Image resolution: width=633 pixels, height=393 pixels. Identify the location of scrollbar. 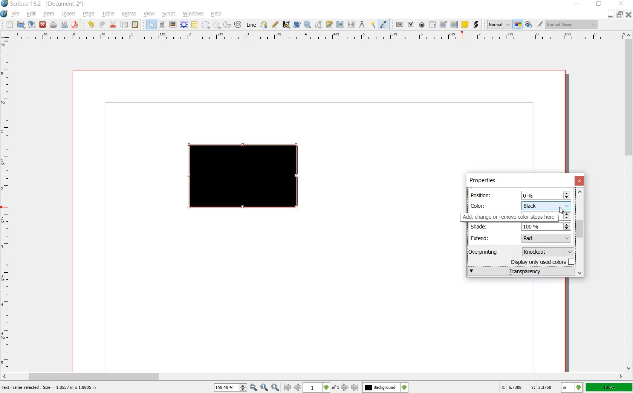
(581, 232).